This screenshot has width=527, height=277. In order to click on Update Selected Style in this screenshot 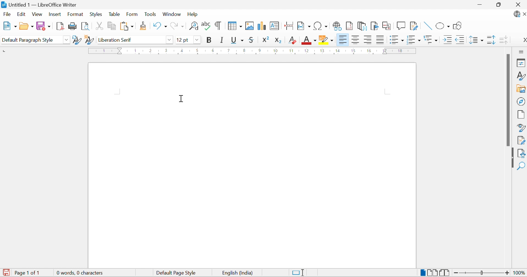, I will do `click(76, 40)`.